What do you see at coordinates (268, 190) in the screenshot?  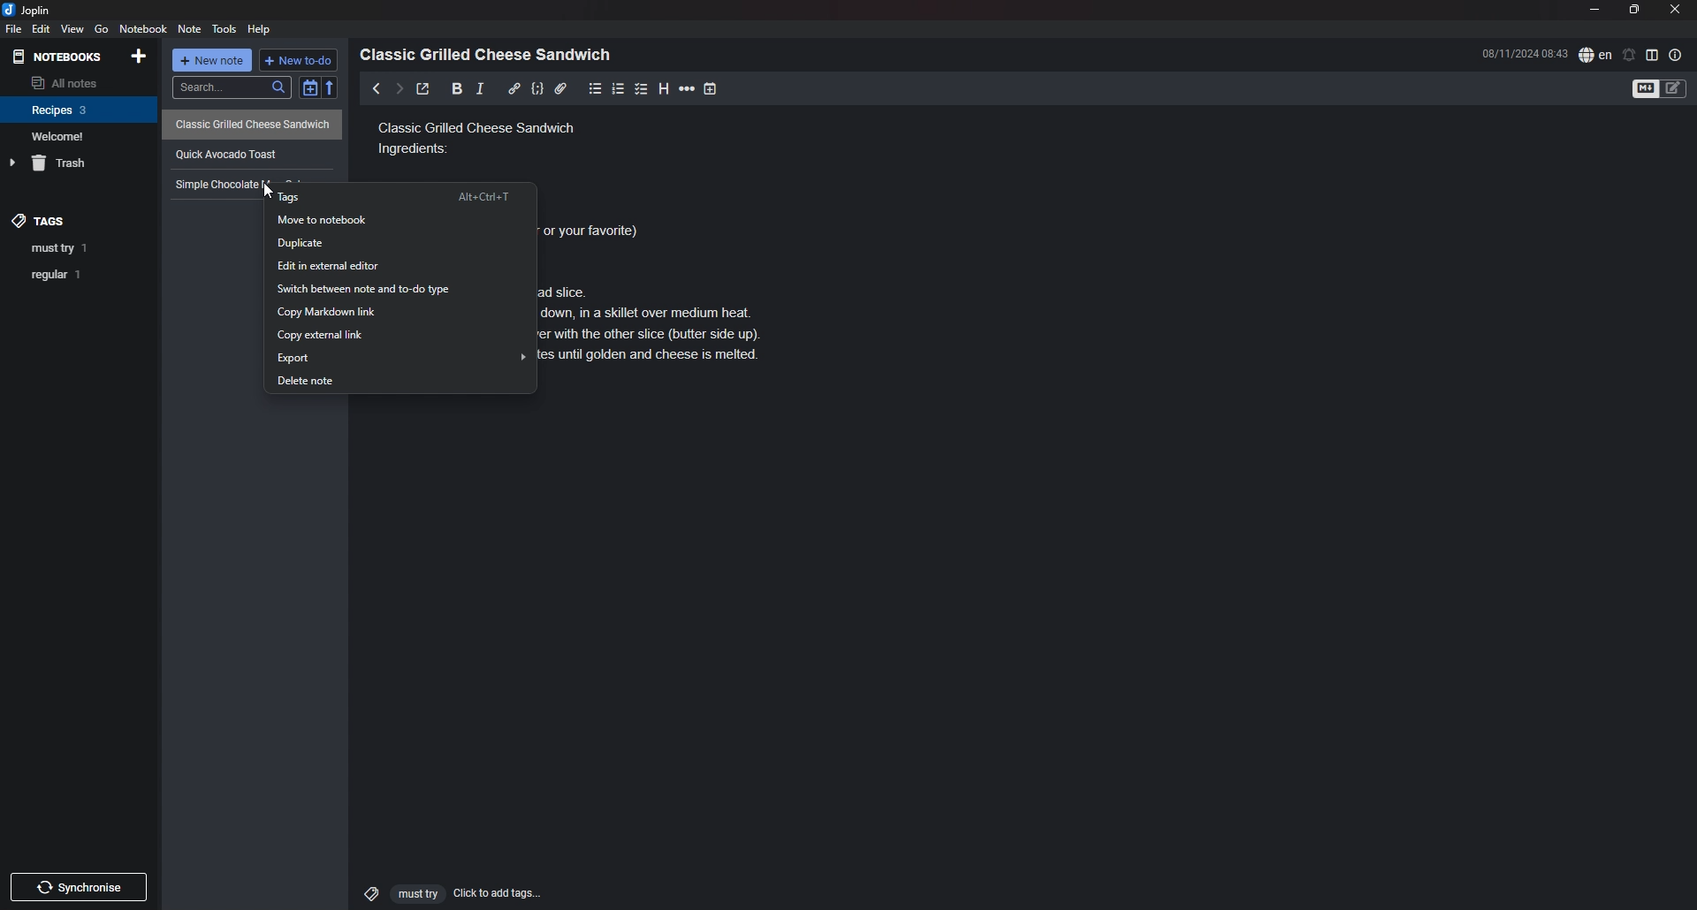 I see `cursor` at bounding box center [268, 190].